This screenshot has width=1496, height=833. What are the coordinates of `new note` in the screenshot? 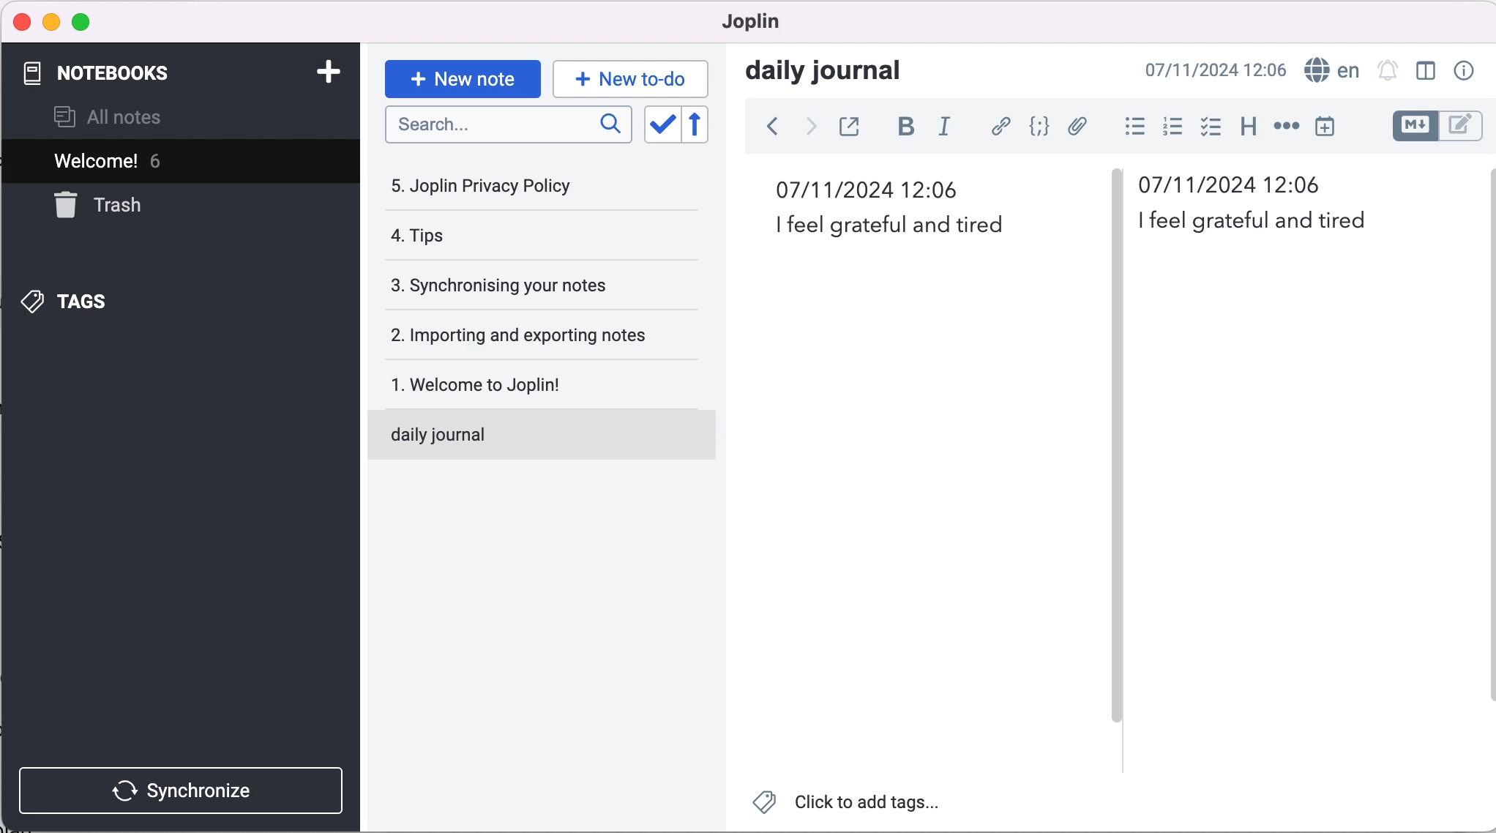 It's located at (461, 73).